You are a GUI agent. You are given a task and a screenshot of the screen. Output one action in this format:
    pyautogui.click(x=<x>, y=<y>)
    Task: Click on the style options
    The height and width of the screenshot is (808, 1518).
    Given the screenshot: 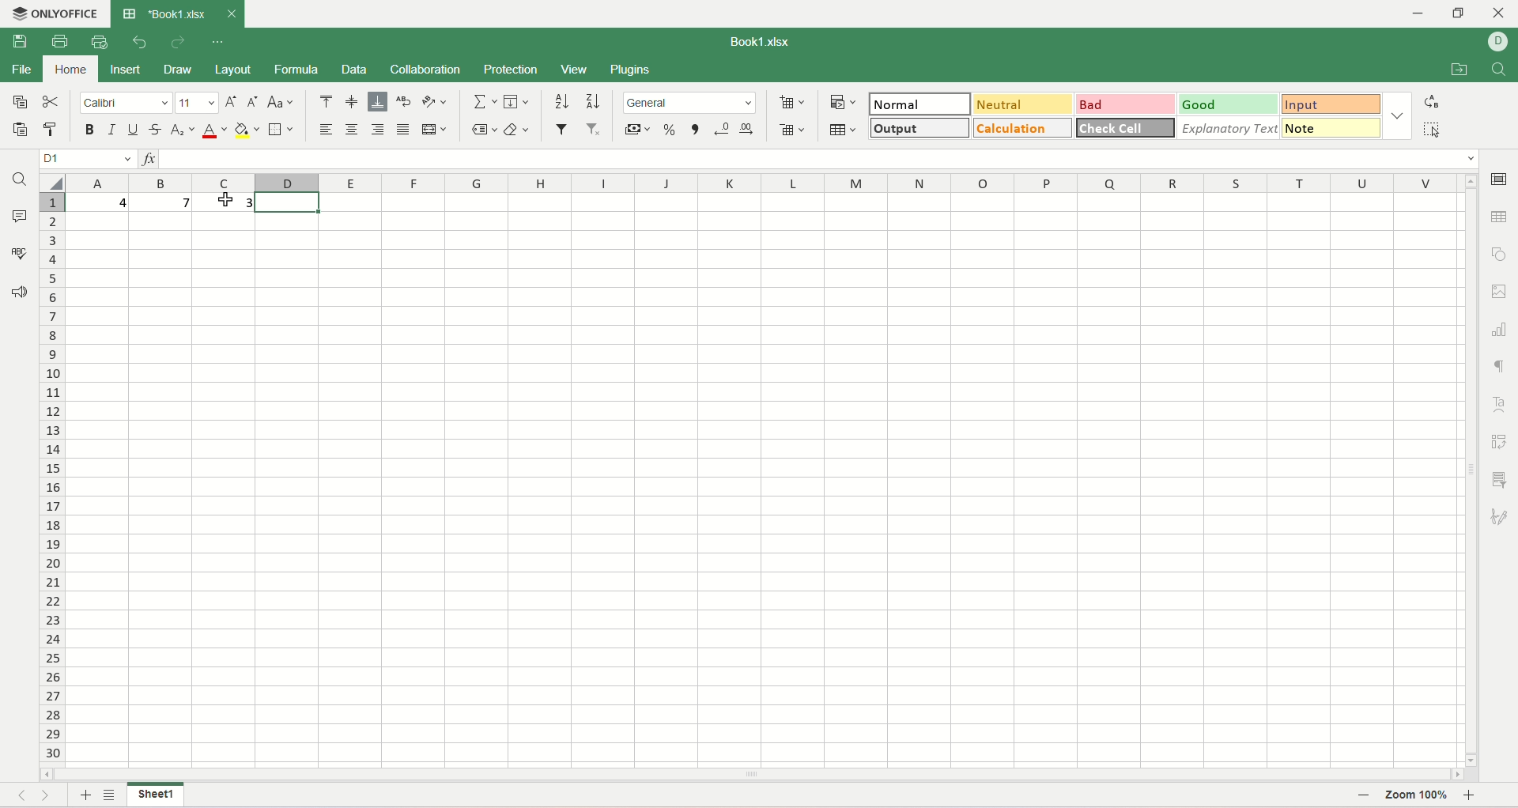 What is the action you would take?
    pyautogui.click(x=1398, y=115)
    